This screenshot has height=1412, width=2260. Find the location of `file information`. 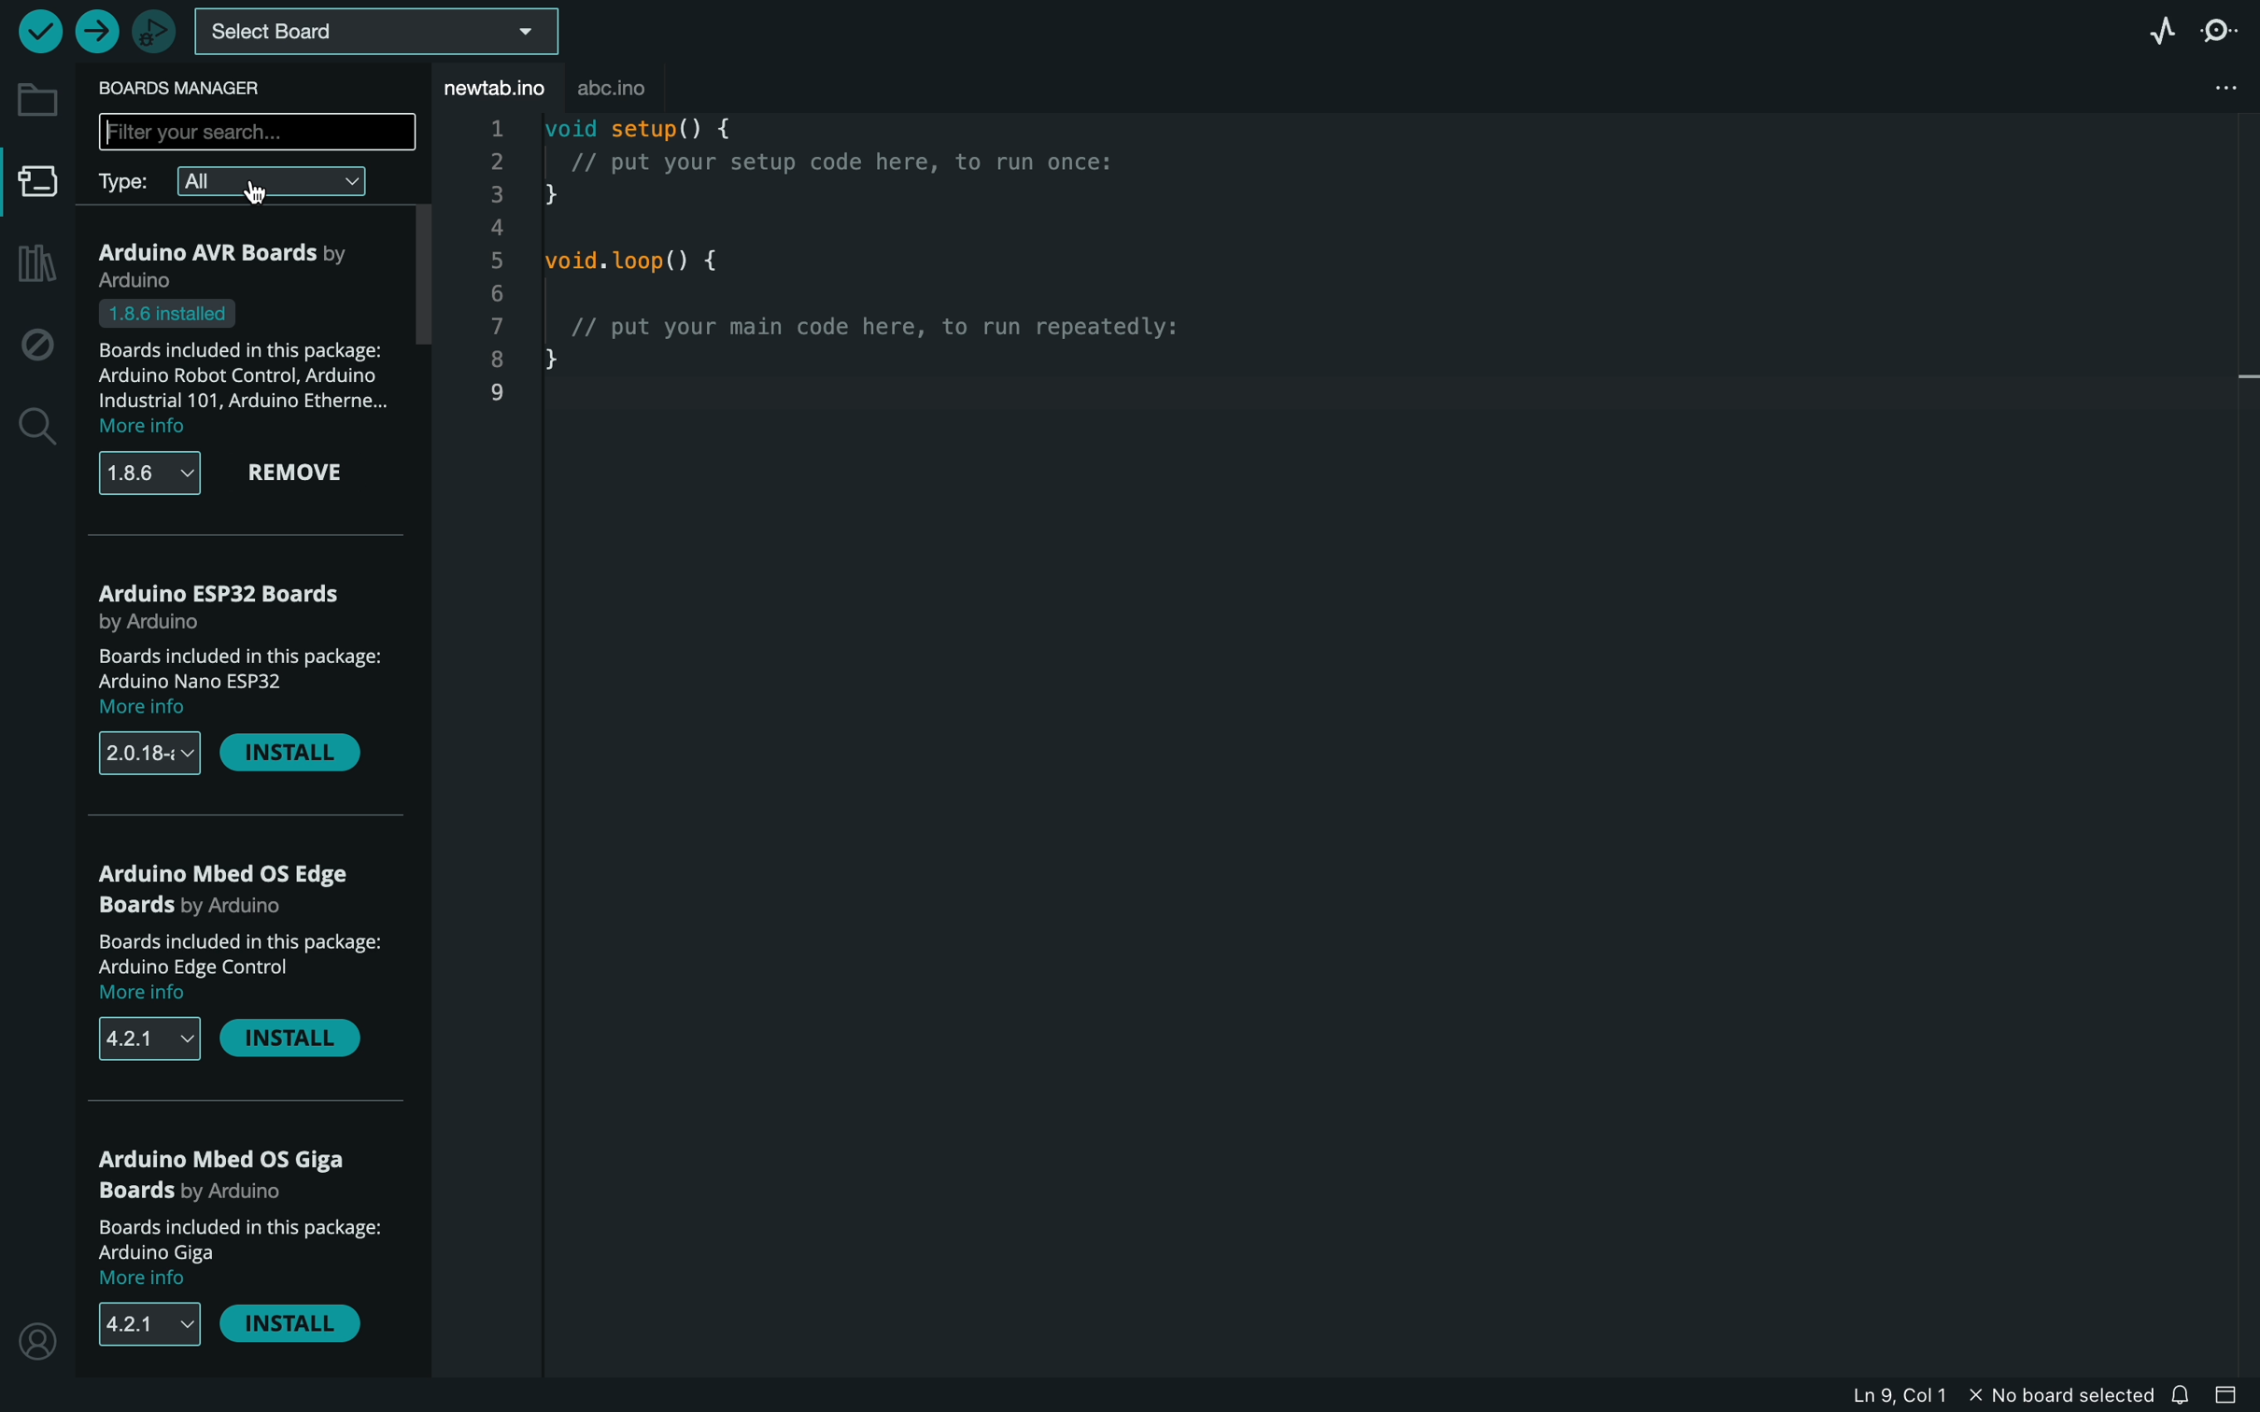

file information is located at coordinates (1992, 1394).